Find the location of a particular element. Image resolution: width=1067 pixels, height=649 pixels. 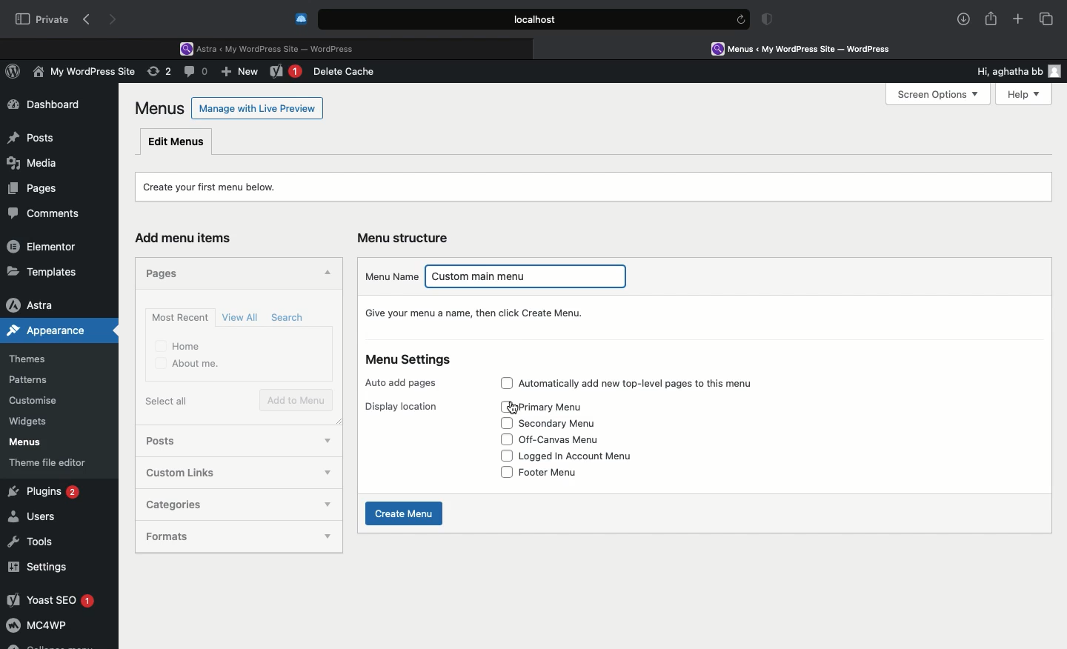

Settings is located at coordinates (39, 567).